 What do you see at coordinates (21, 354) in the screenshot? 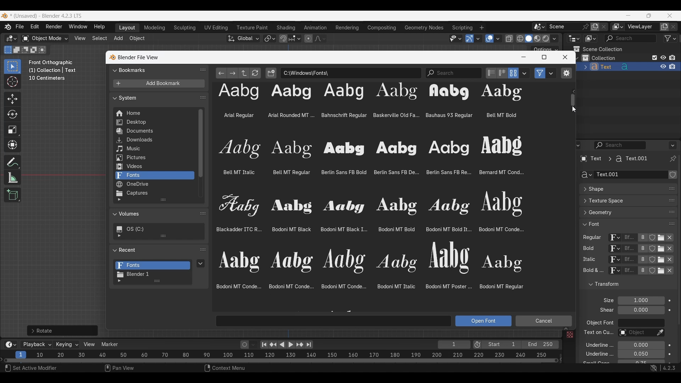
I see `Current frame, highlighted` at bounding box center [21, 354].